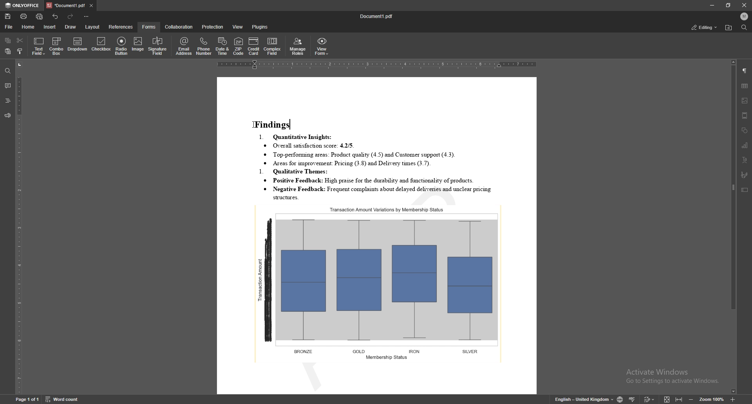  I want to click on save, so click(7, 17).